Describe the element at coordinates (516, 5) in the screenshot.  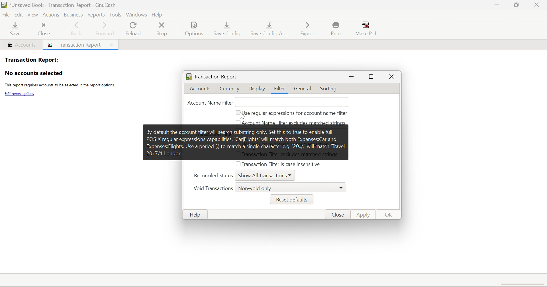
I see `Restore Down` at that location.